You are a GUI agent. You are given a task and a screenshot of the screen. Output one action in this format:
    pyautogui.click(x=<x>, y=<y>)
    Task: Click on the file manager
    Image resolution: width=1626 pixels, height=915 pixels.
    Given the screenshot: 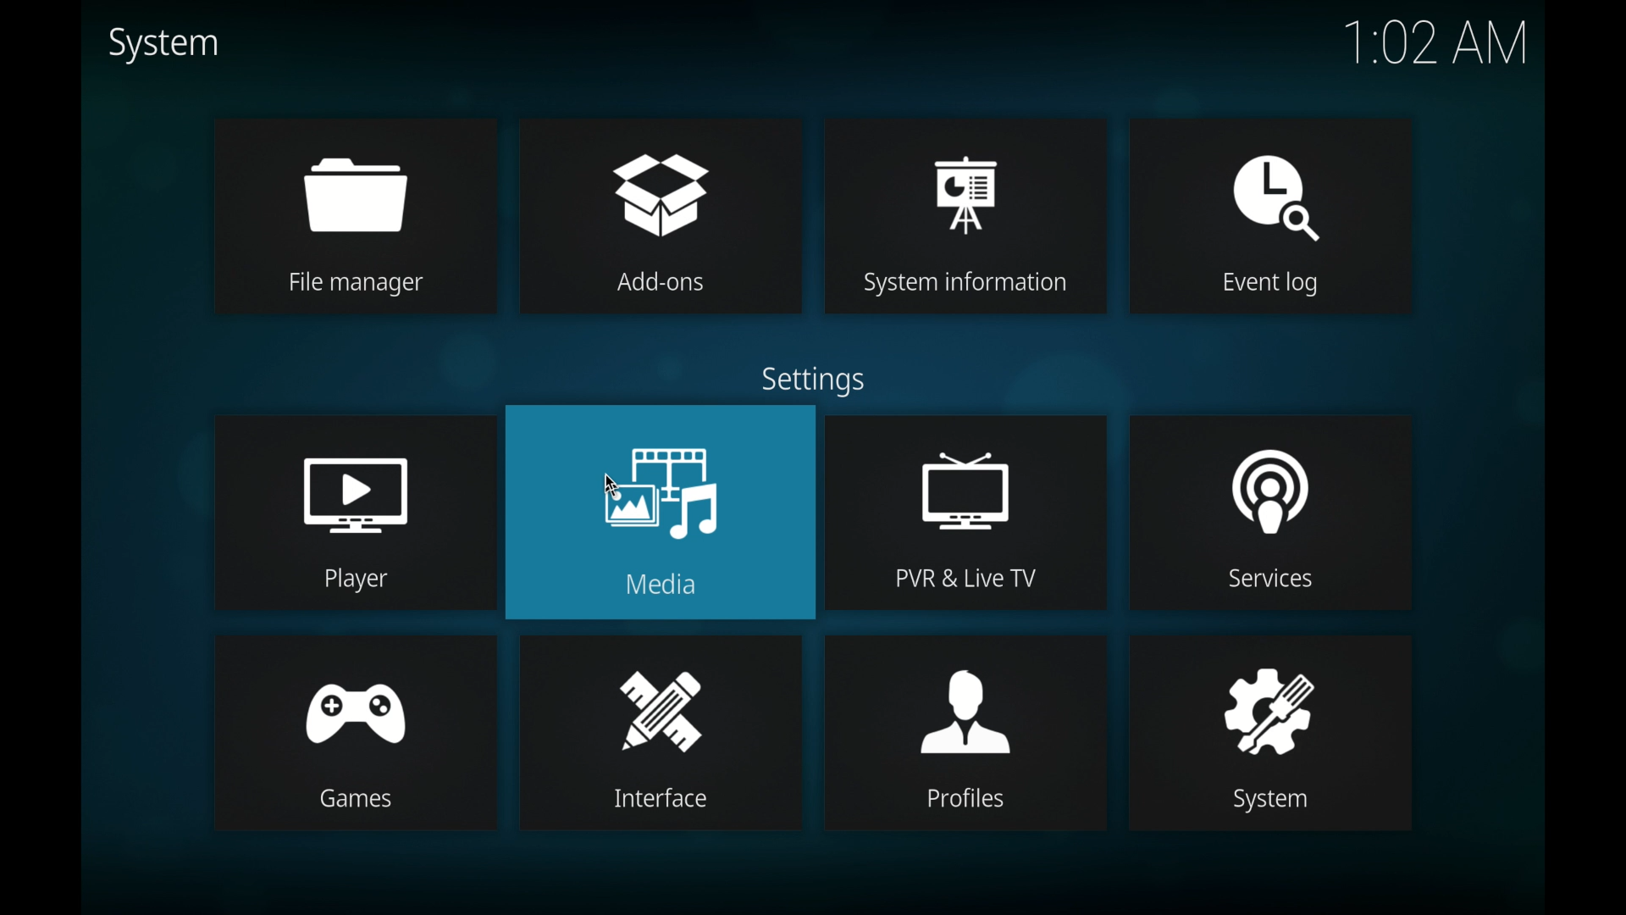 What is the action you would take?
    pyautogui.click(x=350, y=186)
    